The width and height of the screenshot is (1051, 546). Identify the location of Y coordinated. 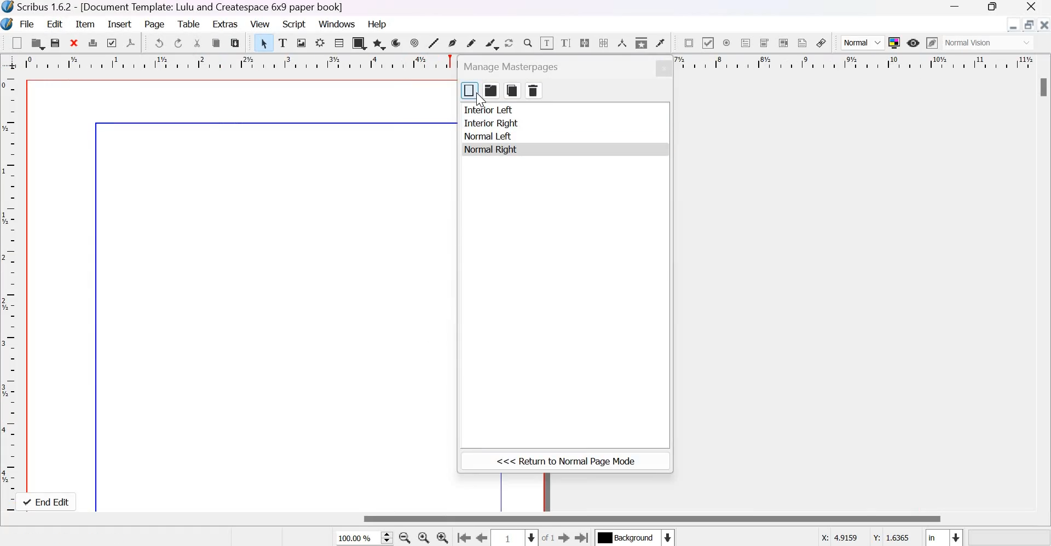
(892, 537).